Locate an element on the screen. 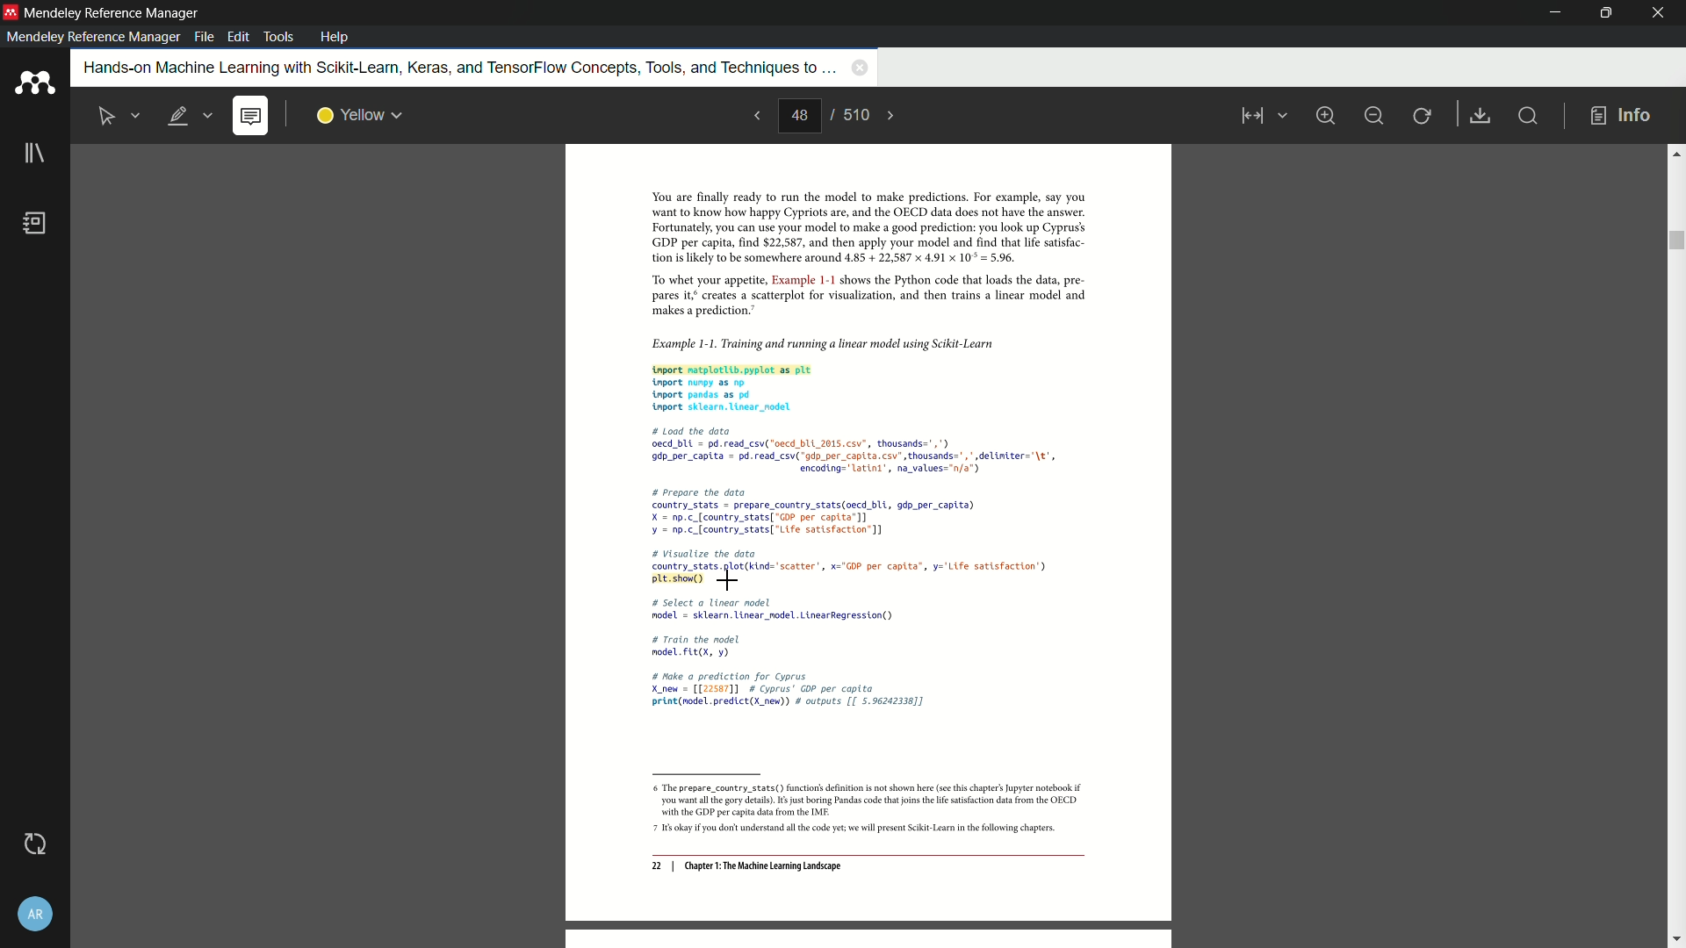 Image resolution: width=1686 pixels, height=948 pixels. You are finally ready to run the model to make predictions. For example, say you
want to know how happy Cypriots are, and the OECD data does not have the answer.
Fortunately, you can use your model to make a good prediction: you look up Cyprus’
GDP per capita, find $22,587, and then apply your model and find that life satsfac-
tion is likely to be somewhere around 4.85 + 22,587 x 4.91 x 10° = 5.96.

“To whet your appetite, Example 1-1 shows the Python code that loads the data, pre
pares it creates a scatterplot for visualization, and then trains a linear model and
‘makes a prediction.” is located at coordinates (858, 255).